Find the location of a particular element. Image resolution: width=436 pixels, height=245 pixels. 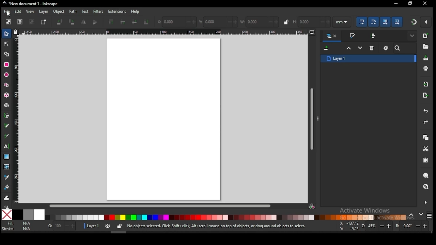

pen tool is located at coordinates (7, 116).